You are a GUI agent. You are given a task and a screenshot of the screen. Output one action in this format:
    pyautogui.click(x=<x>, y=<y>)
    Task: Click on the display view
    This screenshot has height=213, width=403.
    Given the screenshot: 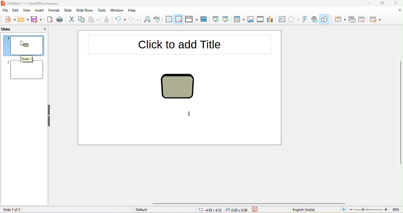 What is the action you would take?
    pyautogui.click(x=191, y=20)
    